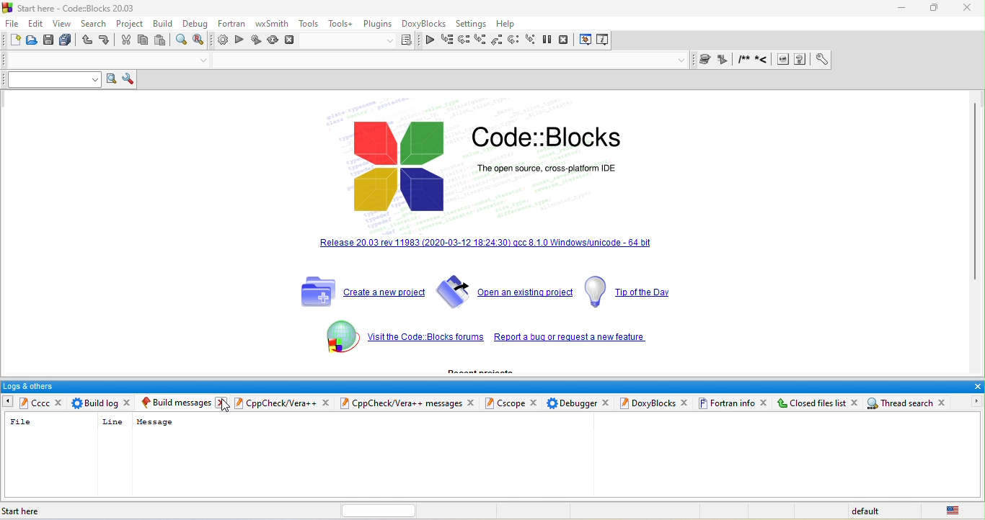  I want to click on undo, so click(88, 40).